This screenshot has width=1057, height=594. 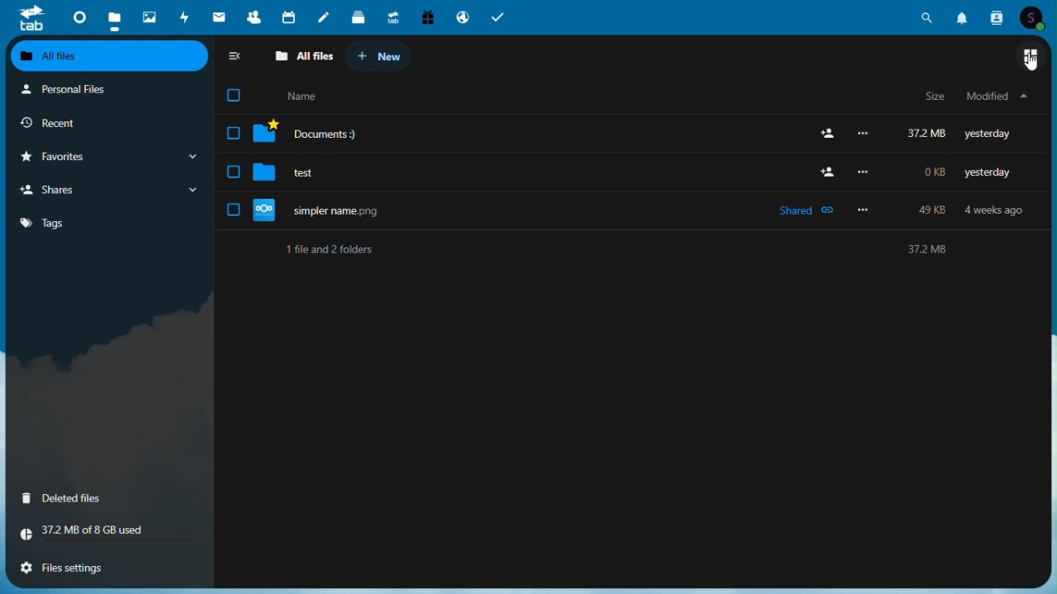 What do you see at coordinates (184, 16) in the screenshot?
I see `Activity` at bounding box center [184, 16].